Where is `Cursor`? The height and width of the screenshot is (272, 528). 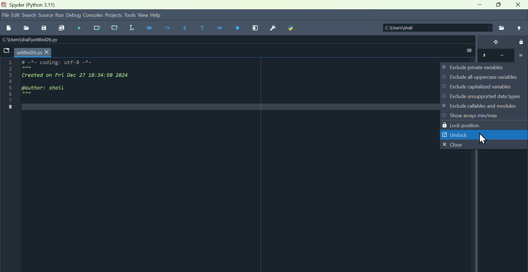 Cursor is located at coordinates (482, 139).